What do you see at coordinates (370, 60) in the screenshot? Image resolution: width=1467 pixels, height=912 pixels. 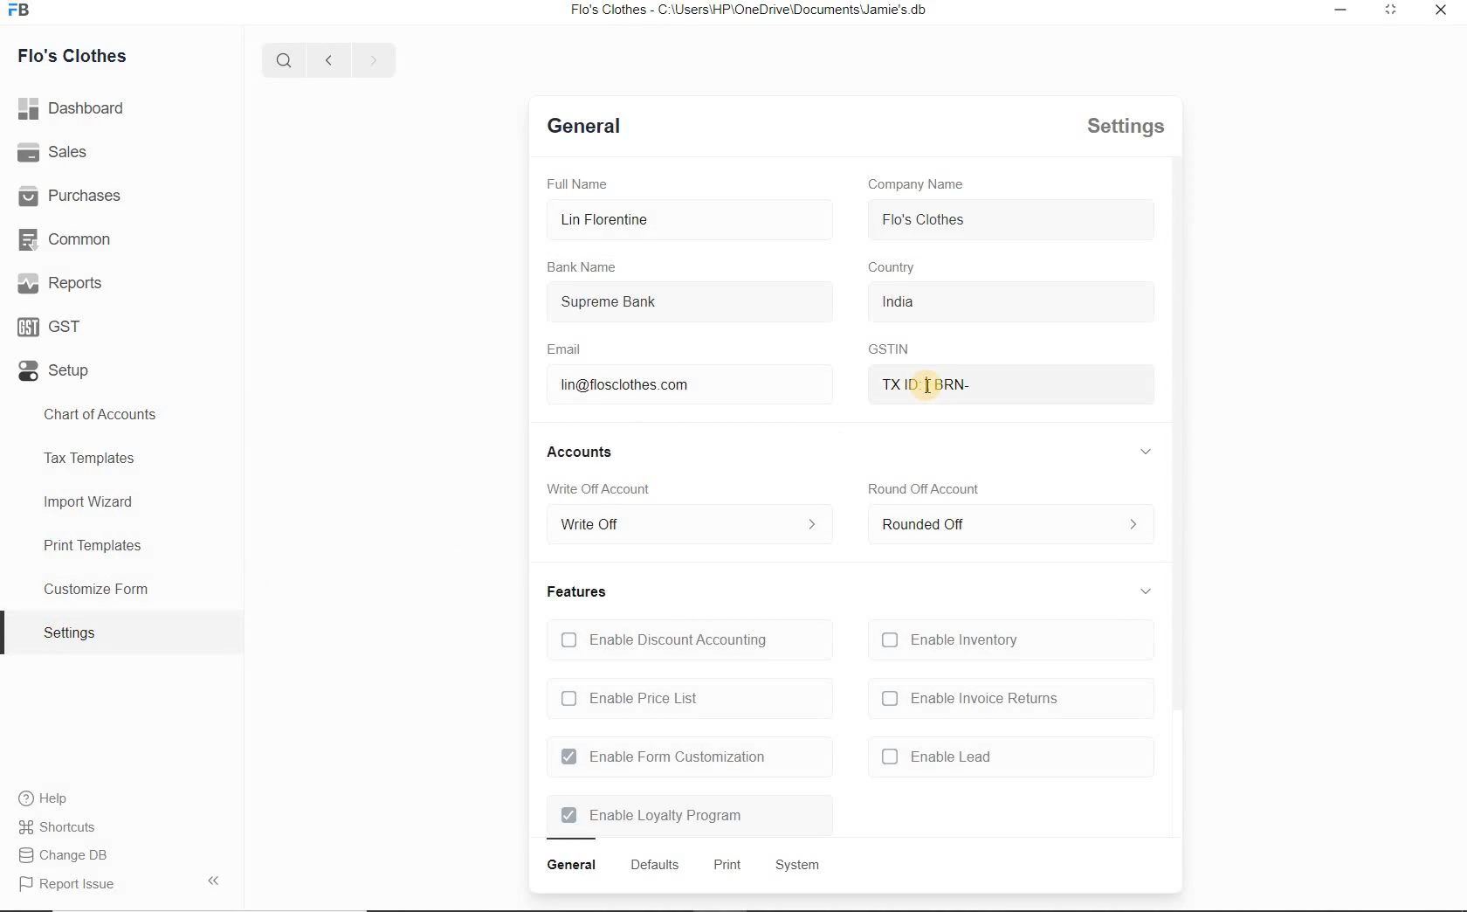 I see `next` at bounding box center [370, 60].